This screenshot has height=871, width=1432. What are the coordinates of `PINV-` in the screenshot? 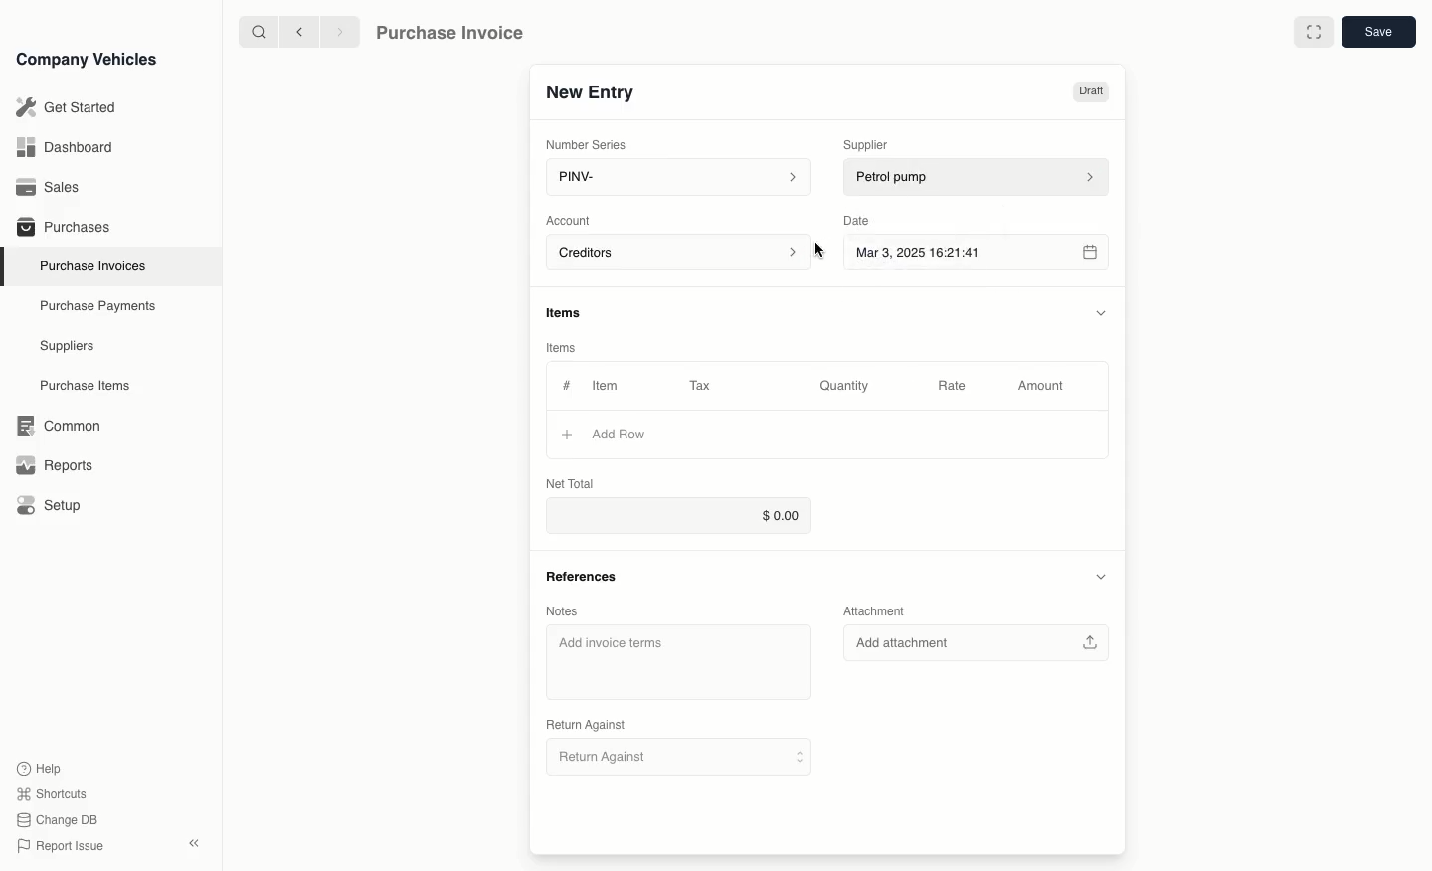 It's located at (672, 179).